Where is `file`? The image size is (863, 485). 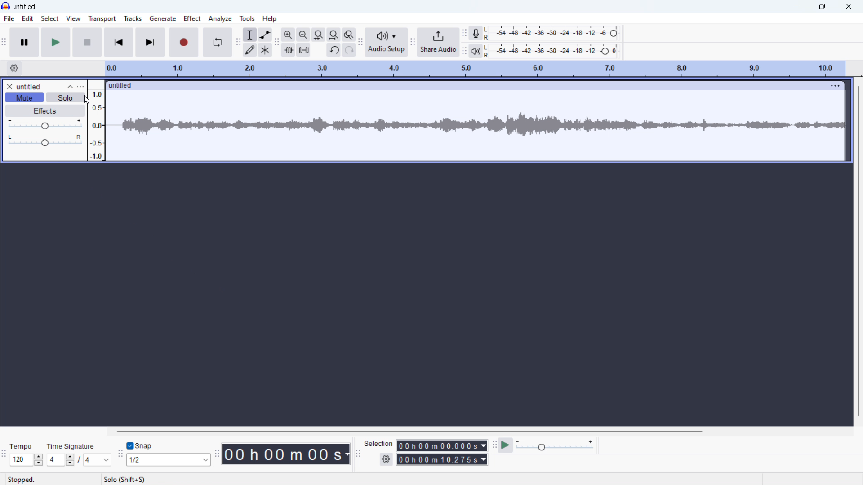 file is located at coordinates (9, 18).